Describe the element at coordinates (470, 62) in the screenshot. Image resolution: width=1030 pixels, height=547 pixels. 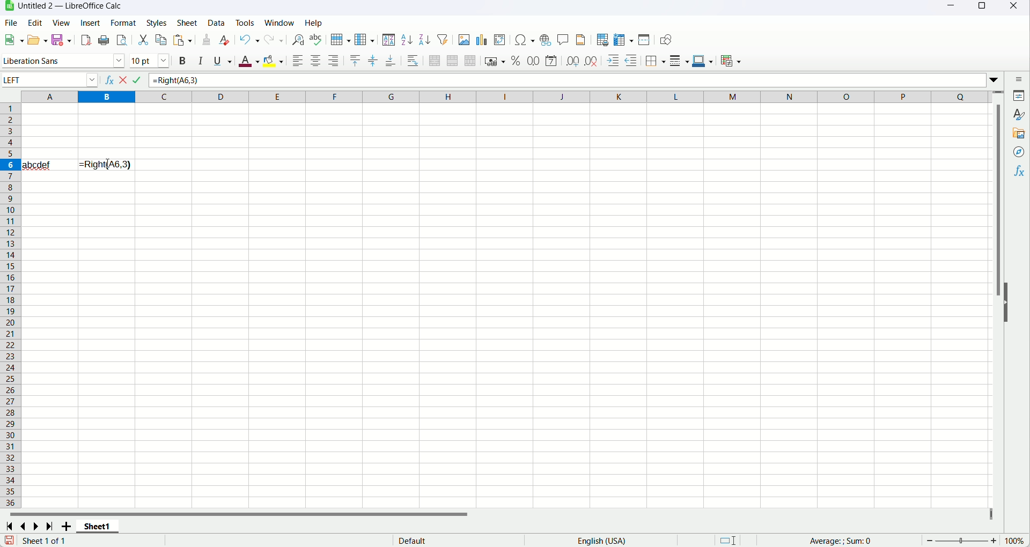
I see `unmerge cells` at that location.